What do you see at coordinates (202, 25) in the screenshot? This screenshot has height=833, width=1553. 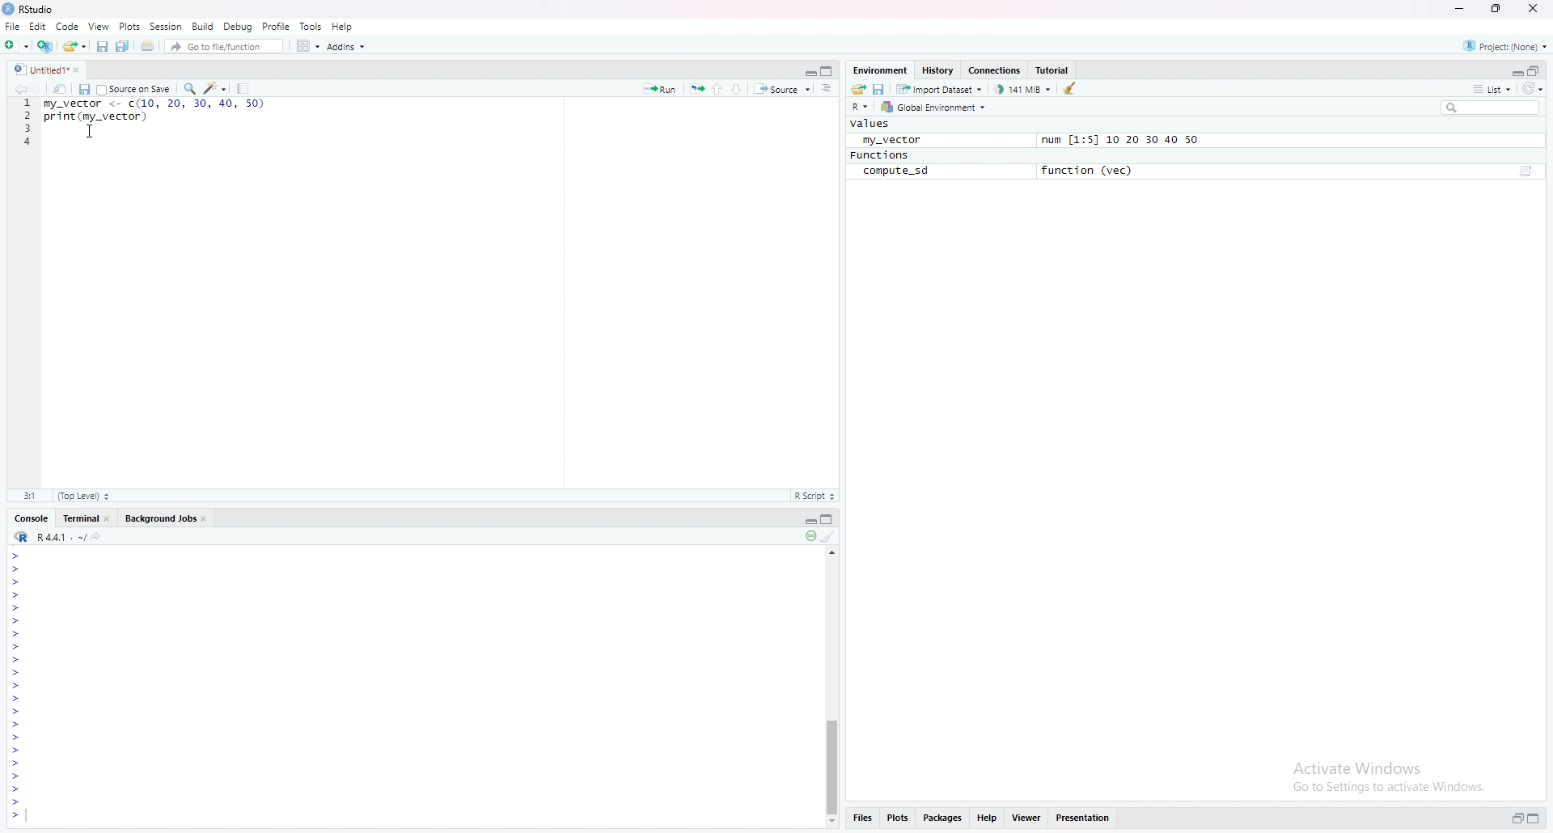 I see `Build` at bounding box center [202, 25].